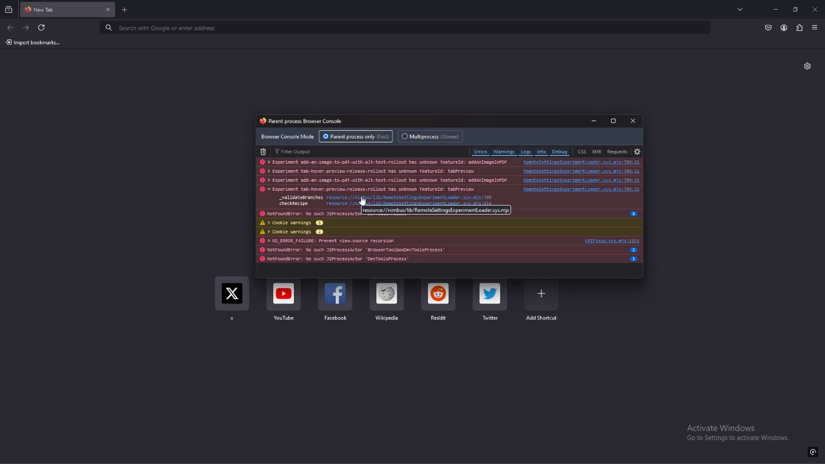  I want to click on logs, so click(526, 152).